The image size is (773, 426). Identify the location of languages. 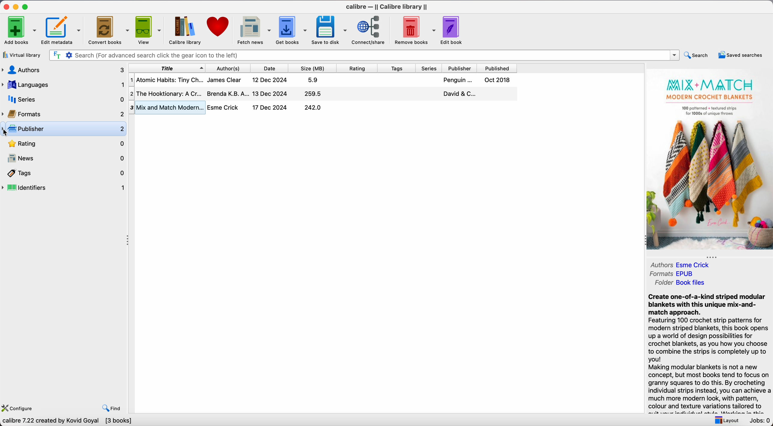
(62, 85).